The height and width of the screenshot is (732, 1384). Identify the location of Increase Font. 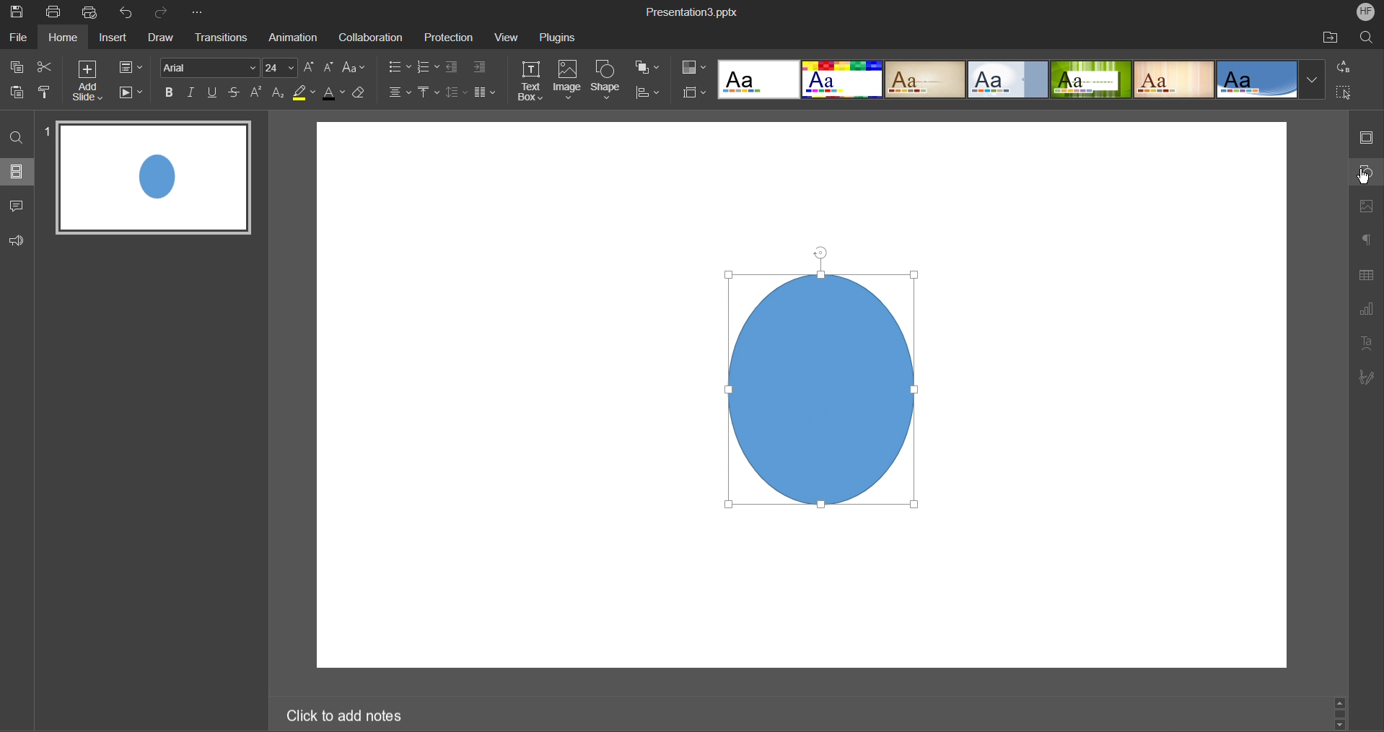
(310, 68).